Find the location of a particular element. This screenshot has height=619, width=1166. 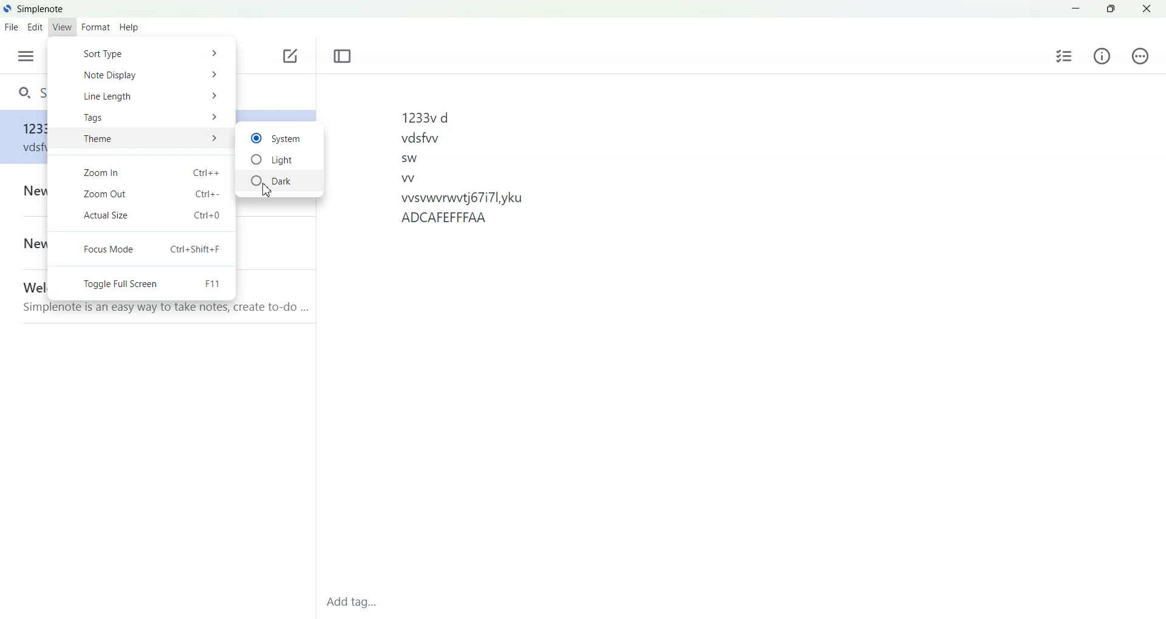

Sort Type is located at coordinates (142, 54).